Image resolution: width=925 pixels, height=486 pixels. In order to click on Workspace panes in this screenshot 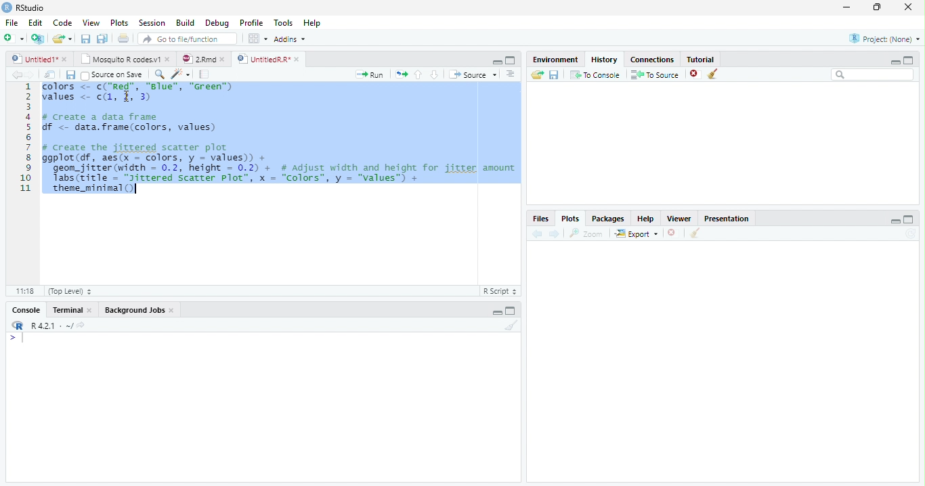, I will do `click(258, 39)`.